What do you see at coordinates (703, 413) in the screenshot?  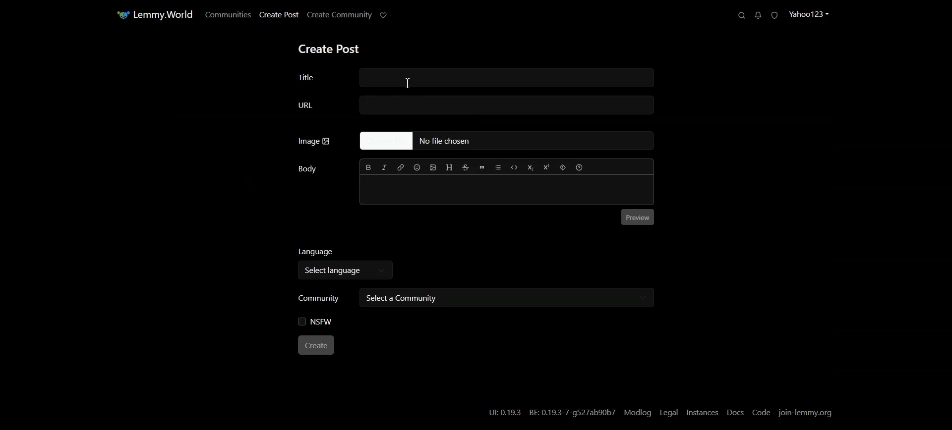 I see `Instances` at bounding box center [703, 413].